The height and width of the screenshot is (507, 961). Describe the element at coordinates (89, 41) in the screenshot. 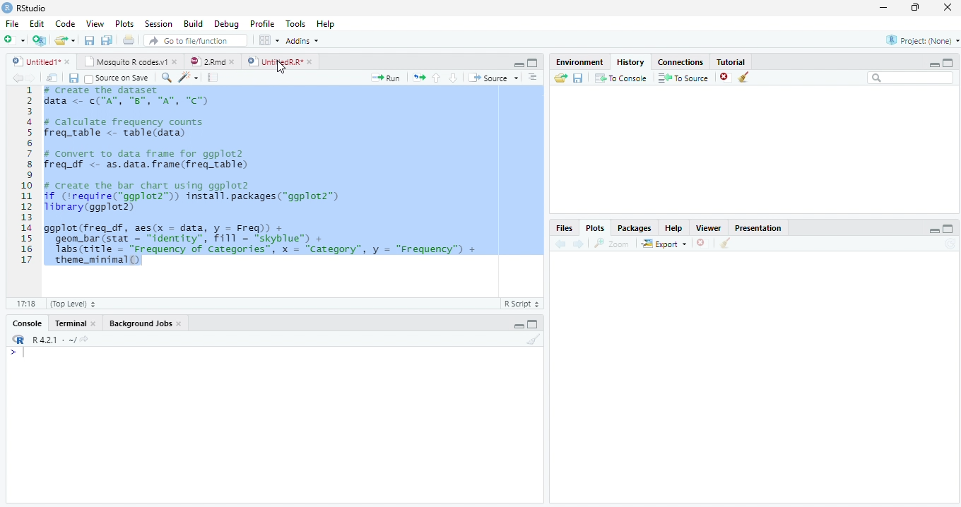

I see `Save` at that location.